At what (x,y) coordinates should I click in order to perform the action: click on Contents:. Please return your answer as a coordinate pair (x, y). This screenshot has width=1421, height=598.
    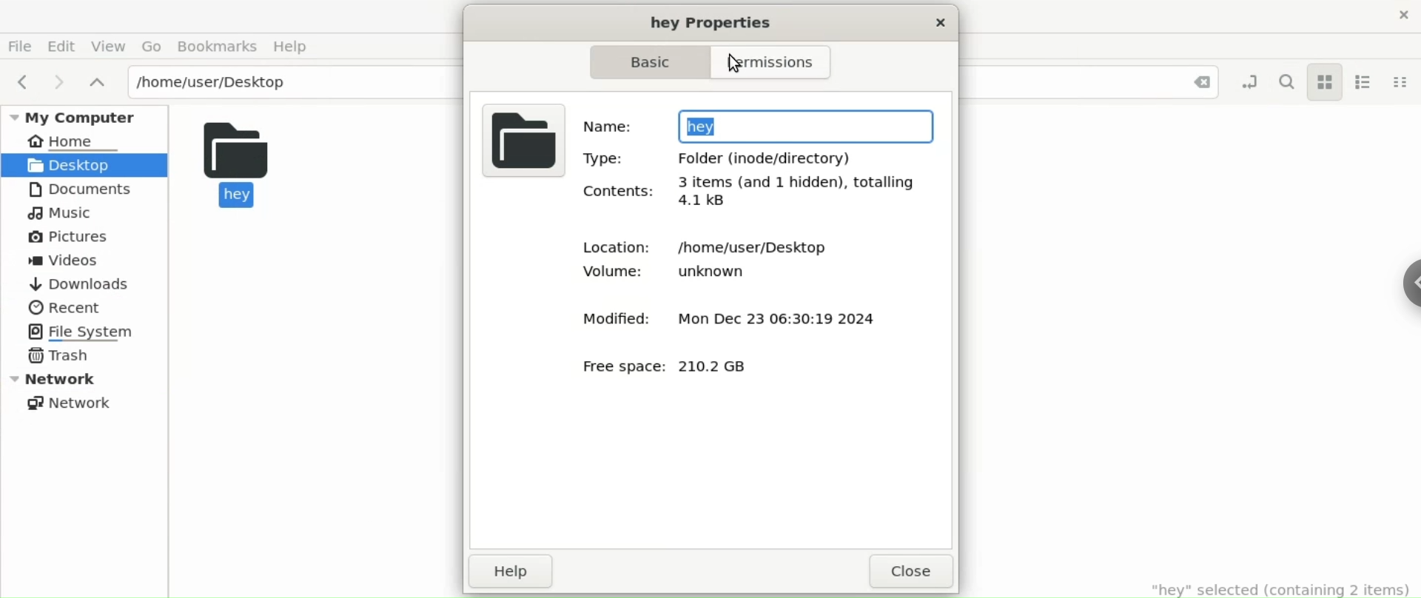
    Looking at the image, I should click on (621, 194).